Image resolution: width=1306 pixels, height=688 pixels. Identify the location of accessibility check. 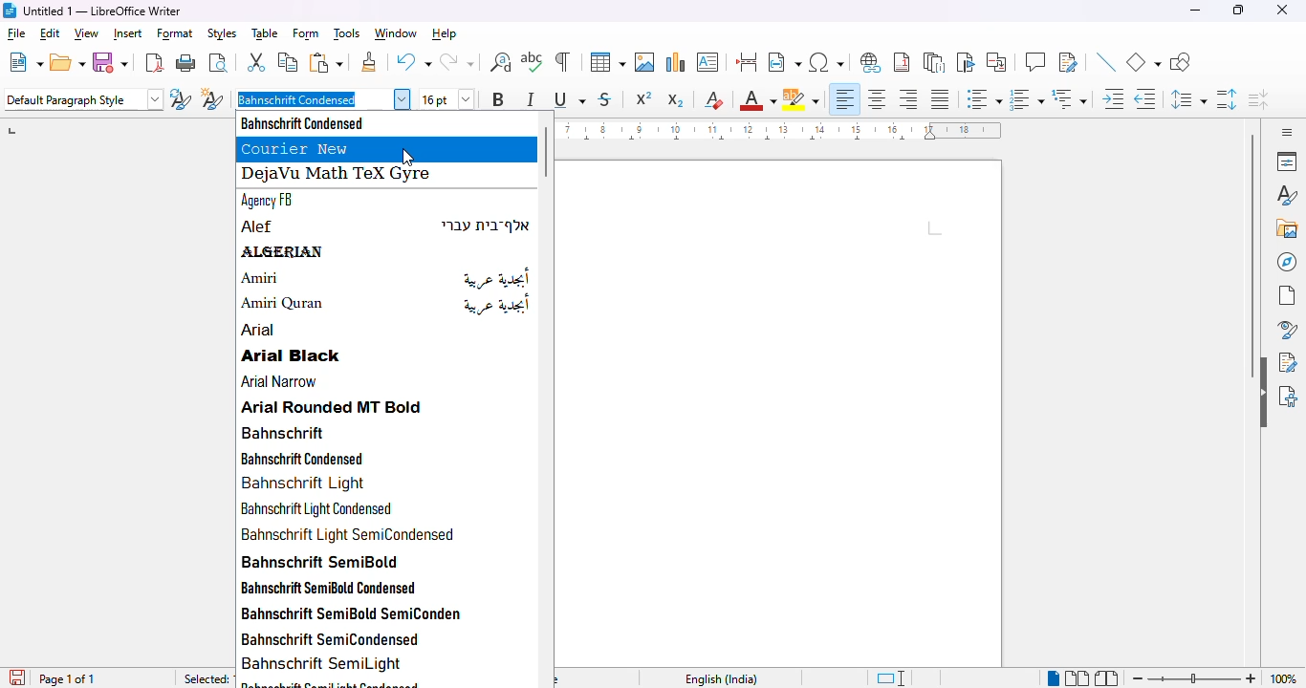
(1288, 395).